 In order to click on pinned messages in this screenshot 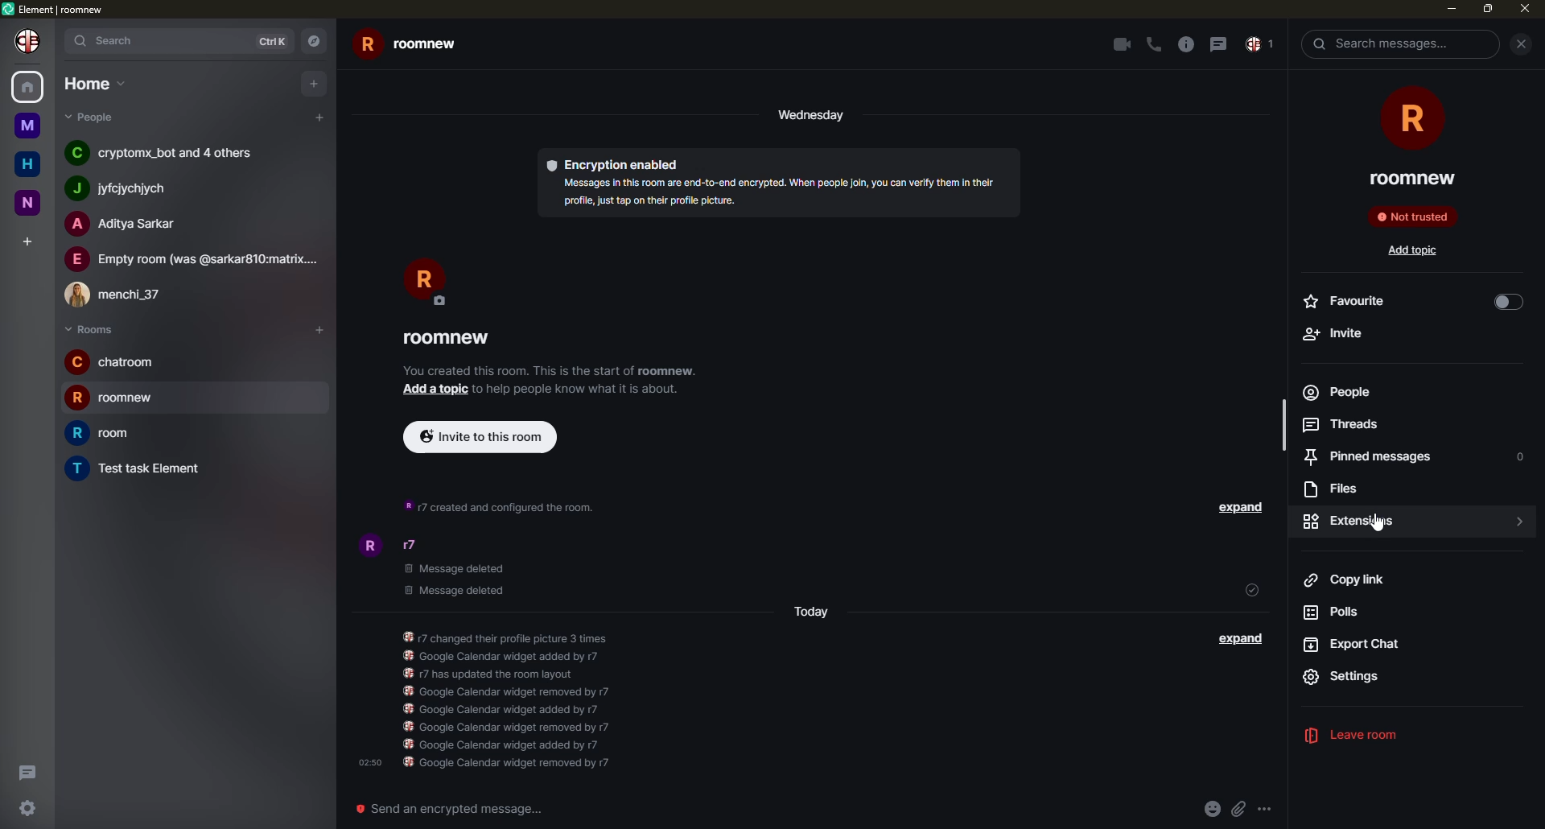, I will do `click(1372, 458)`.